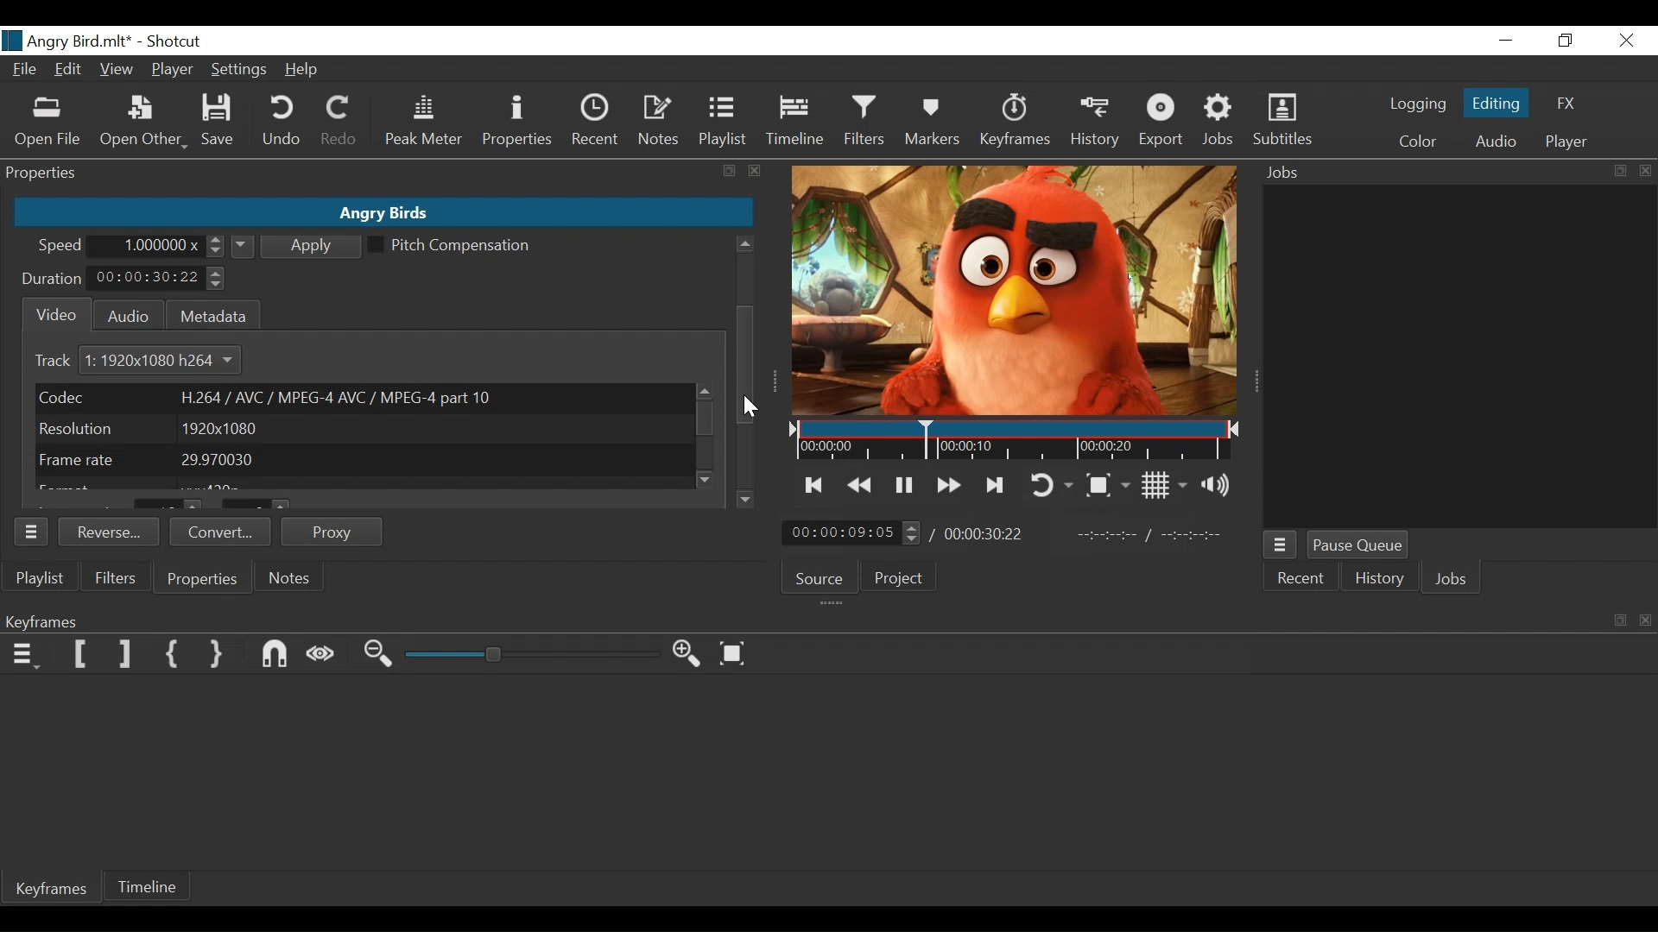 This screenshot has width=1658, height=932. Describe the element at coordinates (61, 248) in the screenshot. I see `Speed` at that location.